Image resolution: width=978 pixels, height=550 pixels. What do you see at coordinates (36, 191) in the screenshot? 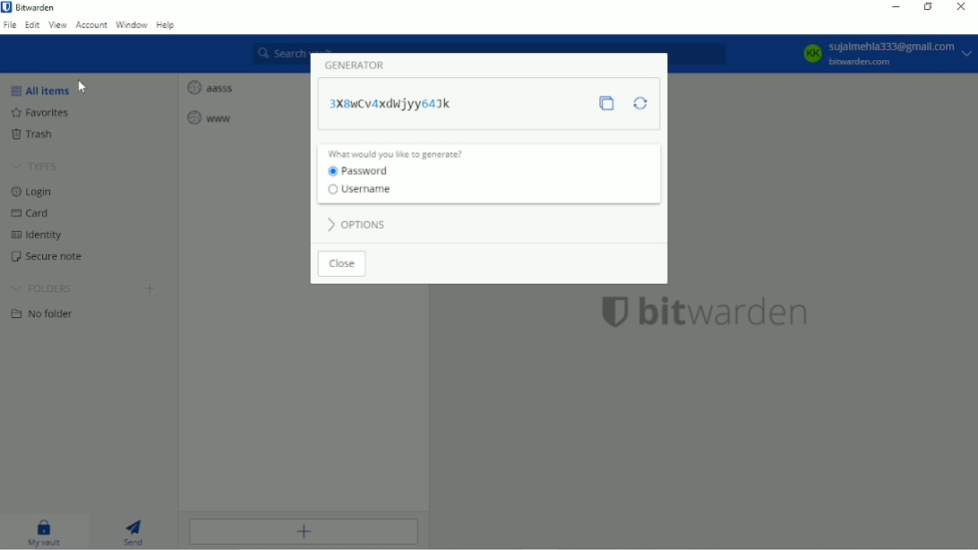
I see `Login` at bounding box center [36, 191].